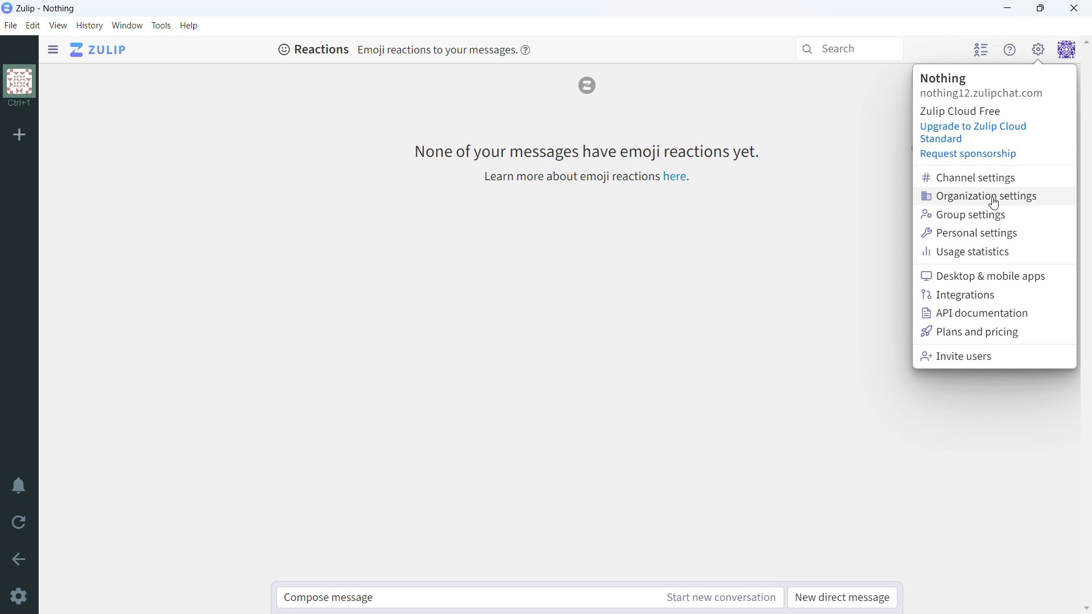  I want to click on scroll down, so click(1085, 608).